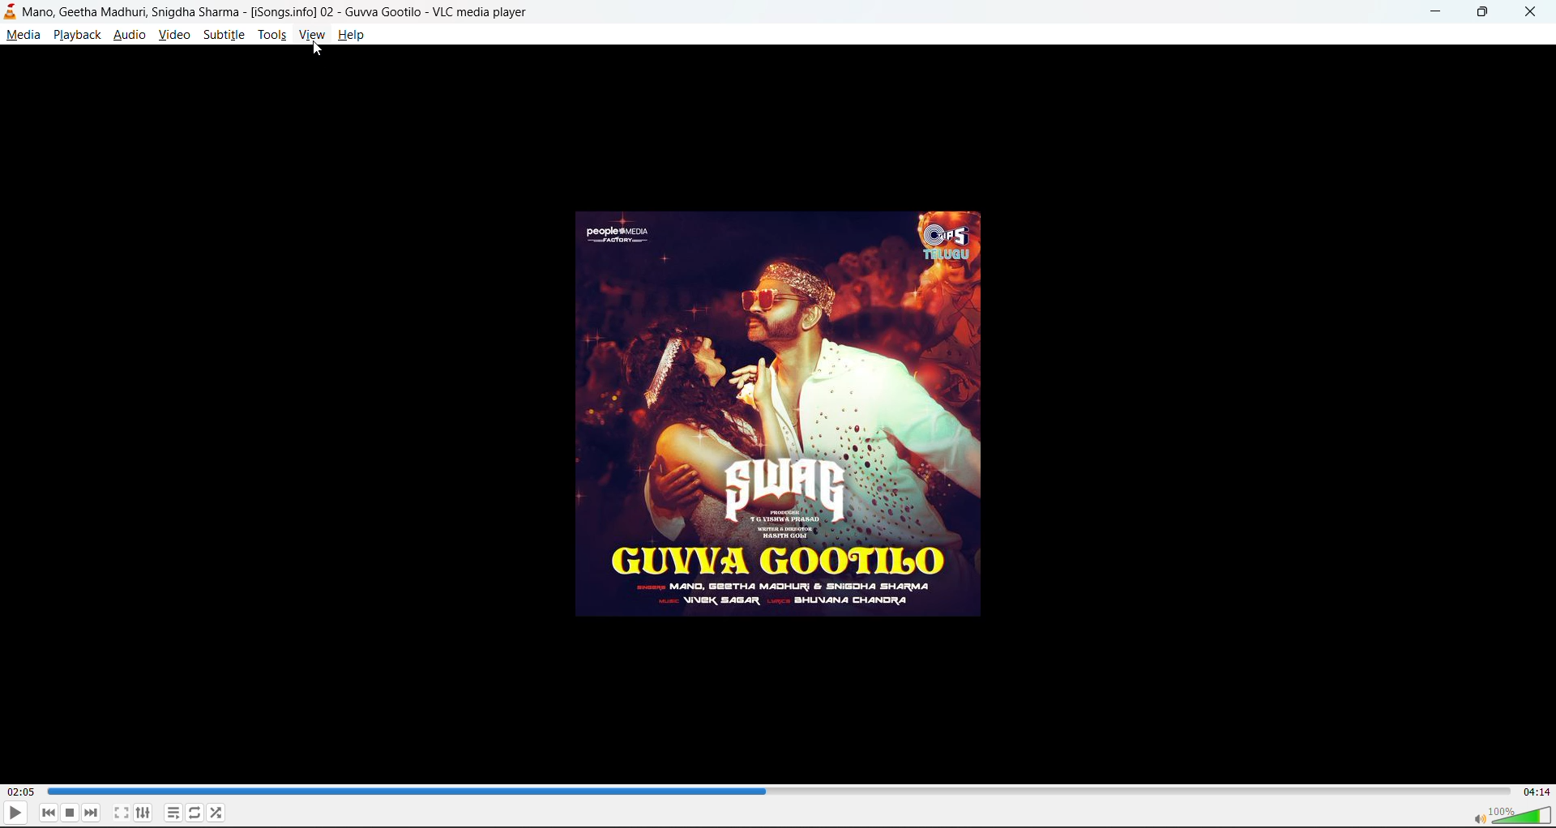 Image resolution: width=1556 pixels, height=828 pixels. What do you see at coordinates (173, 813) in the screenshot?
I see `toggle playlist` at bounding box center [173, 813].